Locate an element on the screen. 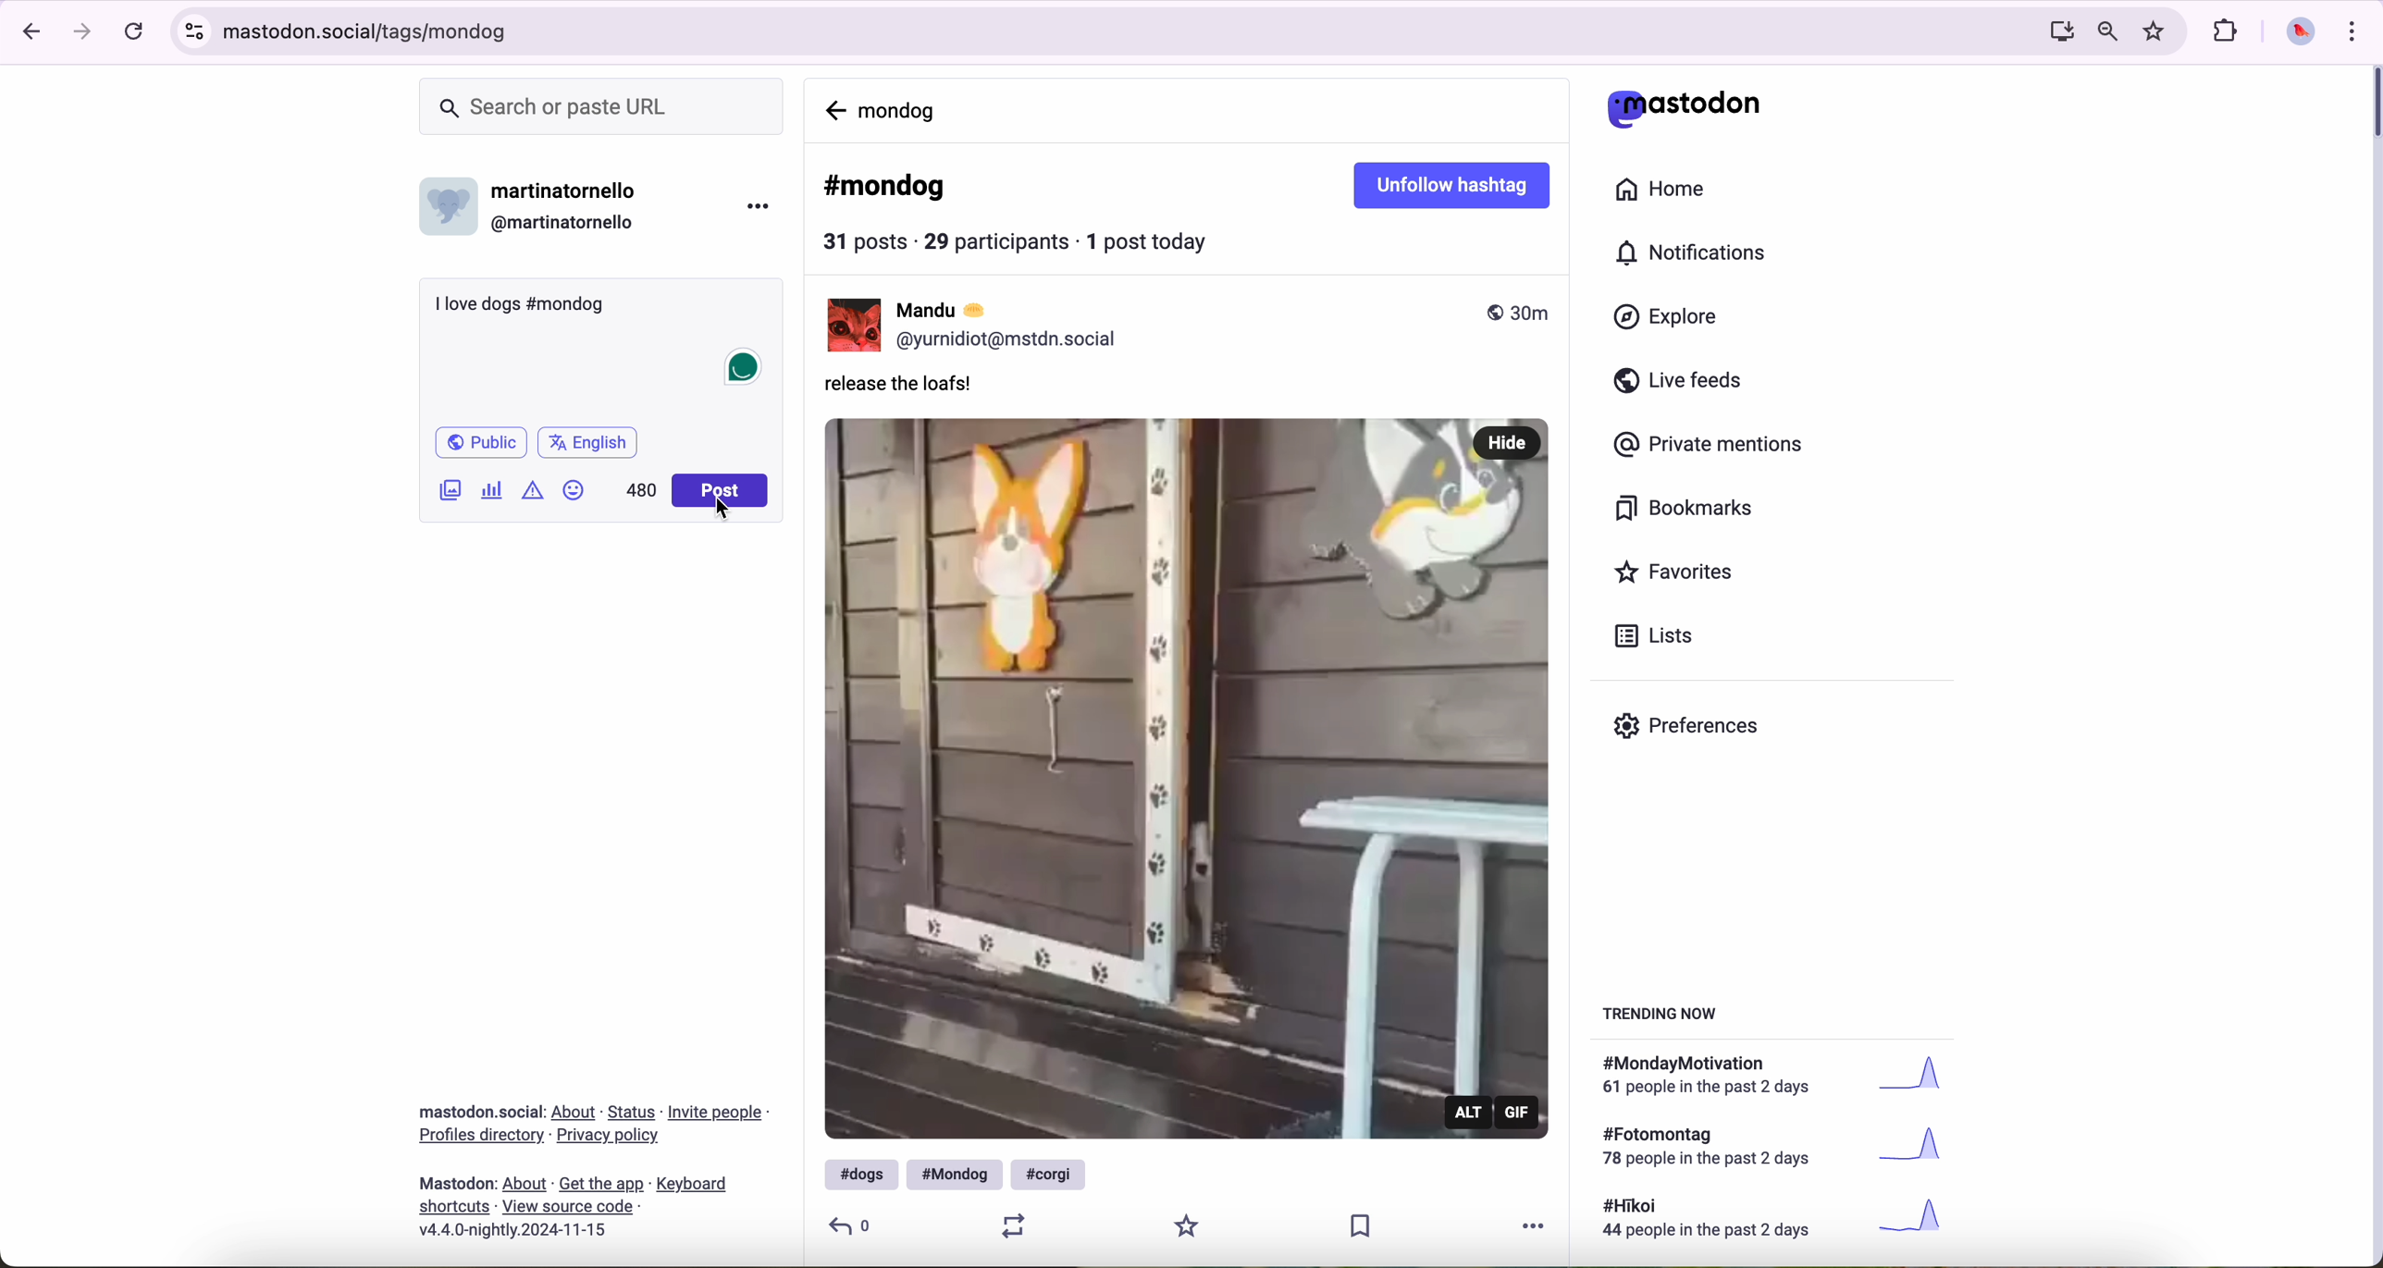 This screenshot has width=2383, height=1268. cursor on post message is located at coordinates (725, 511).